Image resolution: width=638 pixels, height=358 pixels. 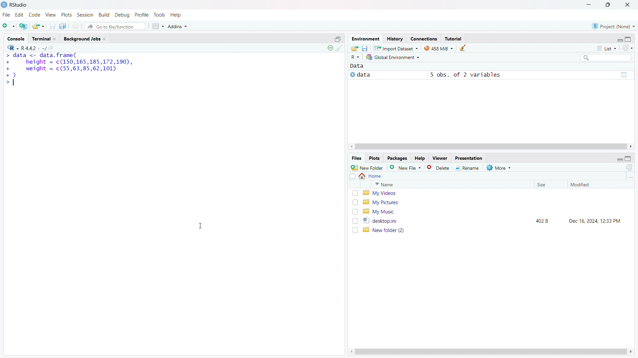 I want to click on >, so click(x=10, y=83).